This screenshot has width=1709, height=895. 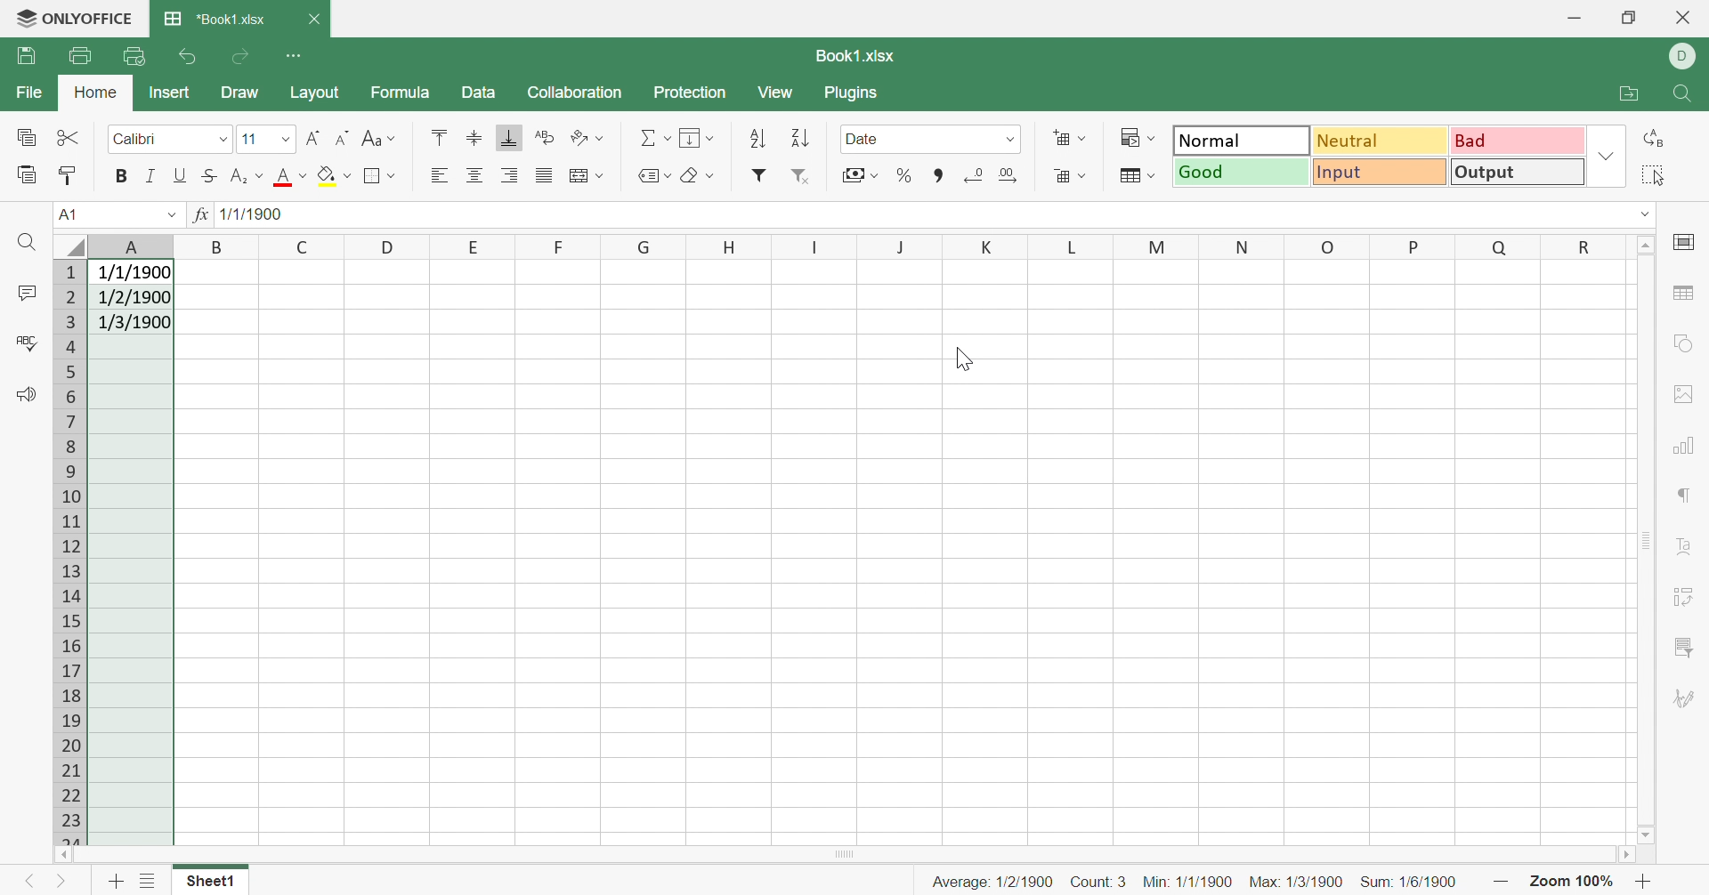 I want to click on Formula, so click(x=401, y=92).